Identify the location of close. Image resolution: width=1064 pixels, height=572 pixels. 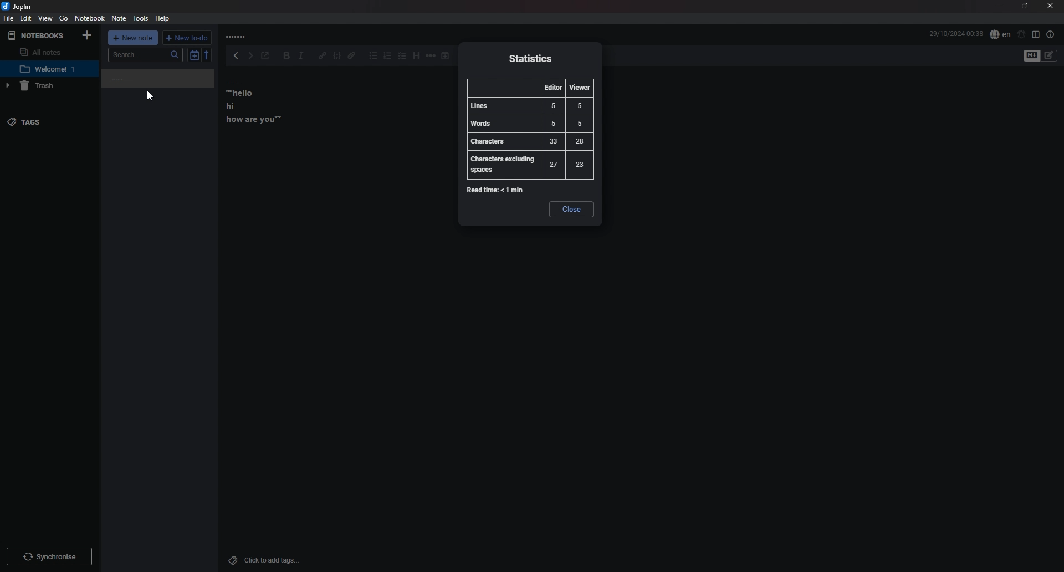
(1051, 6).